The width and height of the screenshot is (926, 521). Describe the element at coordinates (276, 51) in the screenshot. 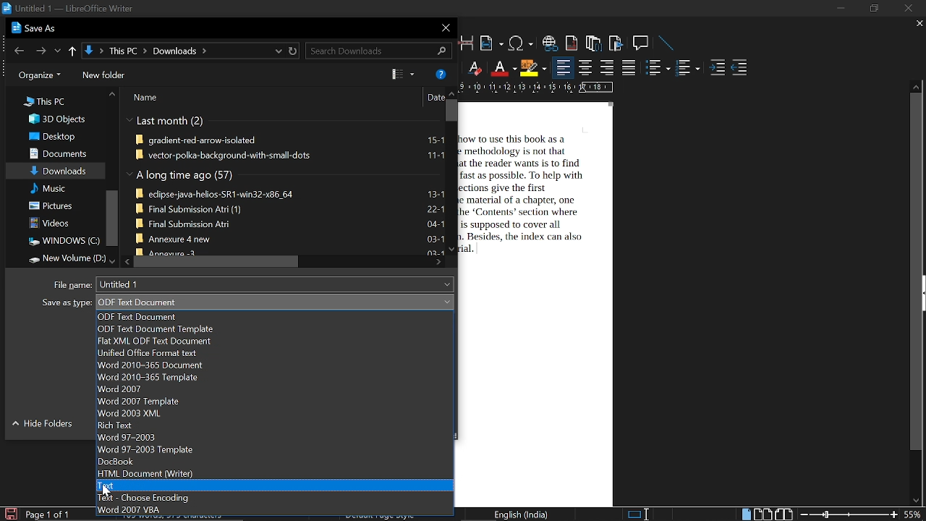

I see `recent location` at that location.